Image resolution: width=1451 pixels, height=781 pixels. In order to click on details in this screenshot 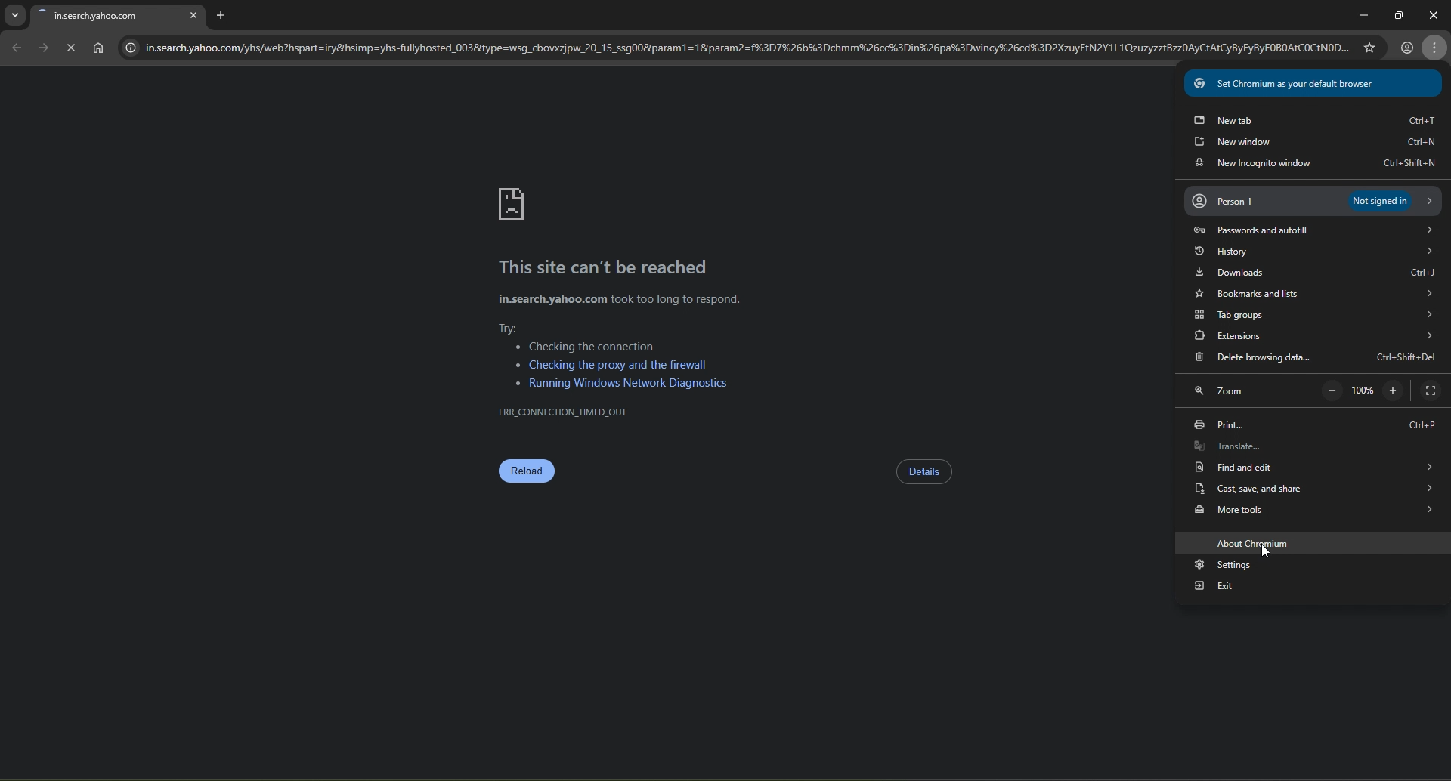, I will do `click(924, 472)`.